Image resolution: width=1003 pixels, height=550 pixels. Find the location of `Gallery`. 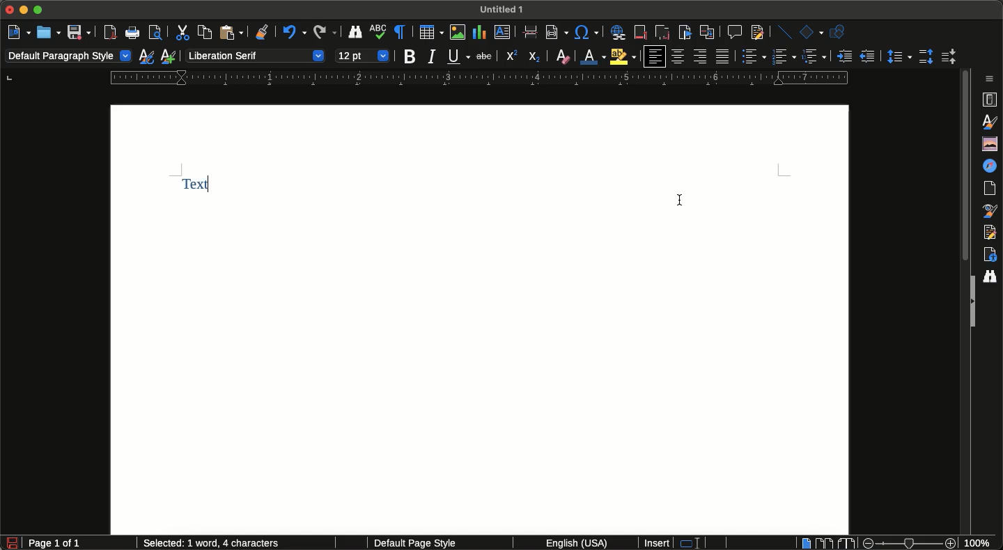

Gallery is located at coordinates (992, 143).